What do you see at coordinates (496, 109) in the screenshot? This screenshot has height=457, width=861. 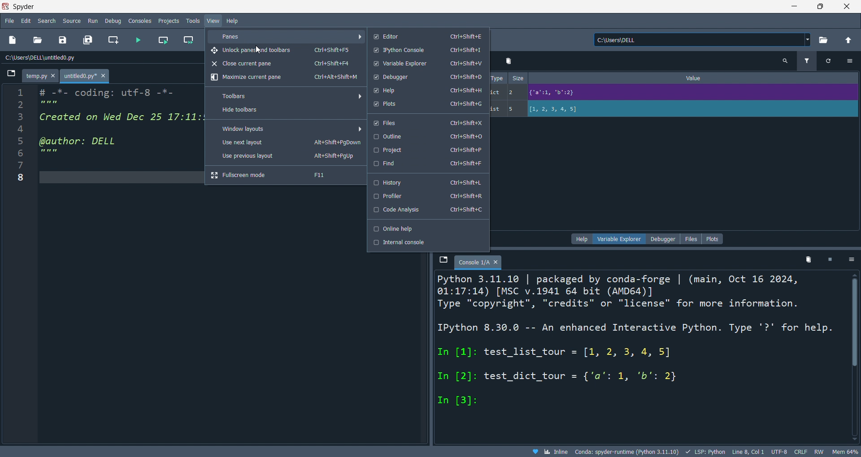 I see `list` at bounding box center [496, 109].